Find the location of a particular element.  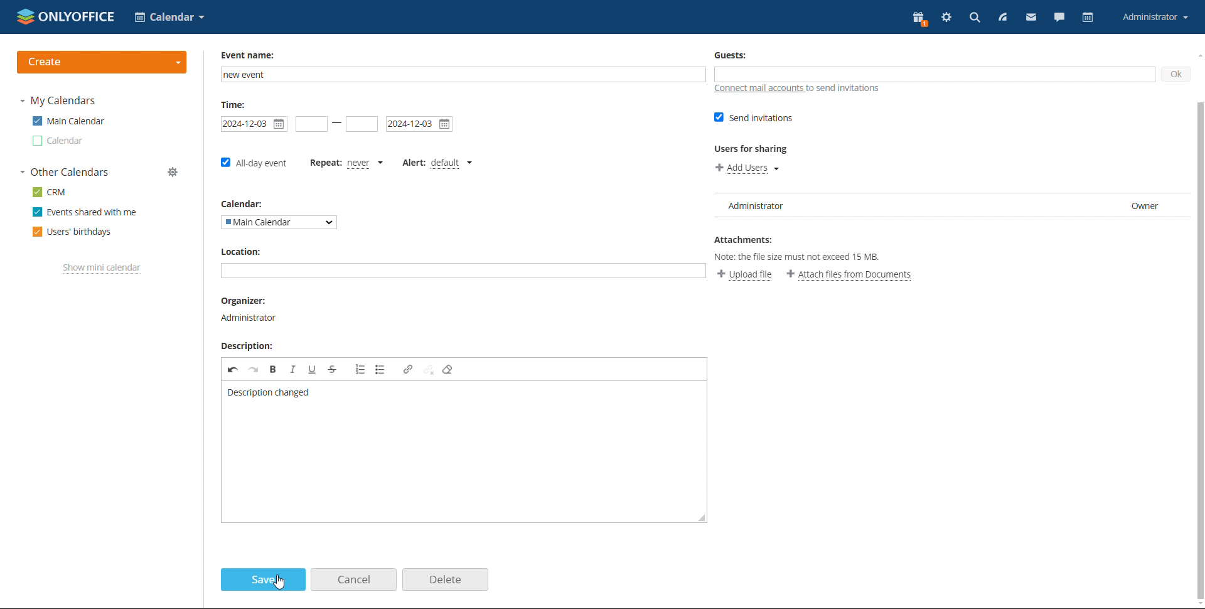

never is located at coordinates (366, 163).